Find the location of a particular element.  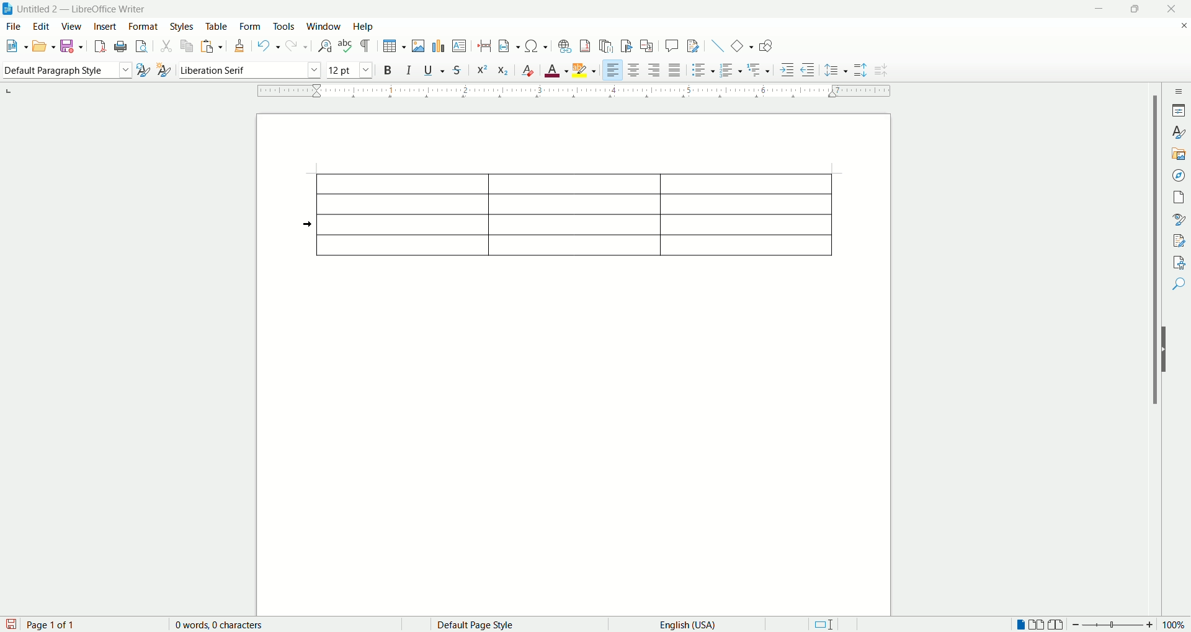

insert image is located at coordinates (419, 46).